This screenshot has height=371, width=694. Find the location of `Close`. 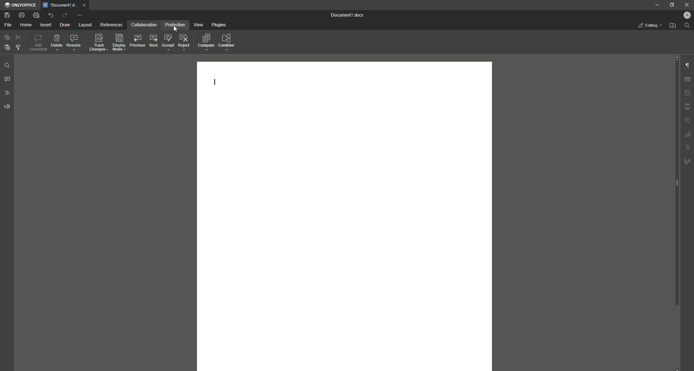

Close is located at coordinates (686, 5).